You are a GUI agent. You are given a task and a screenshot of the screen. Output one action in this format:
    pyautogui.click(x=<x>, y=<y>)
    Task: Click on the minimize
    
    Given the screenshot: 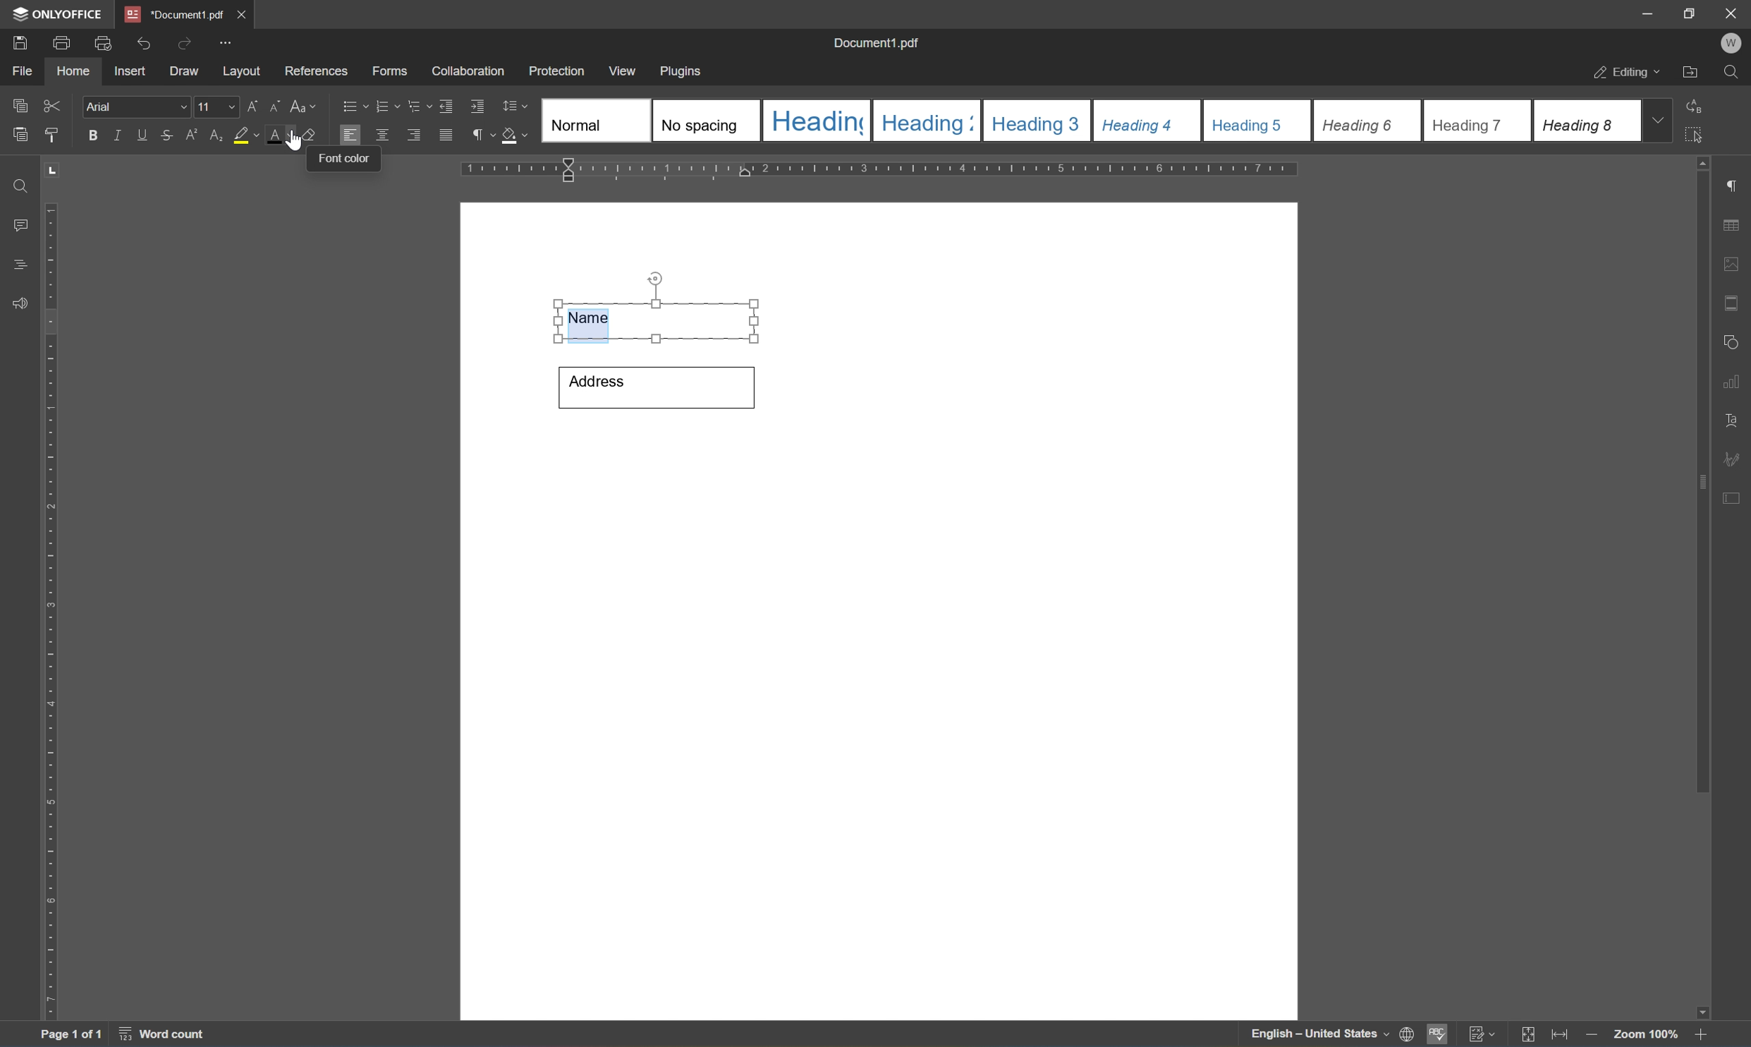 What is the action you would take?
    pyautogui.click(x=1648, y=13)
    